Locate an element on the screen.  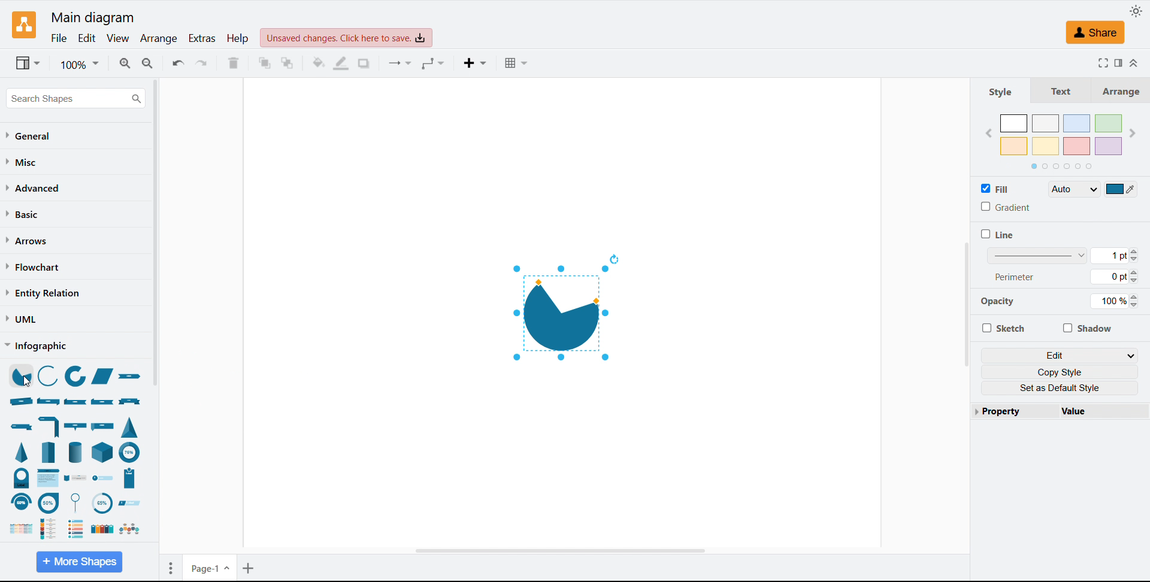
line  is located at coordinates (997, 234).